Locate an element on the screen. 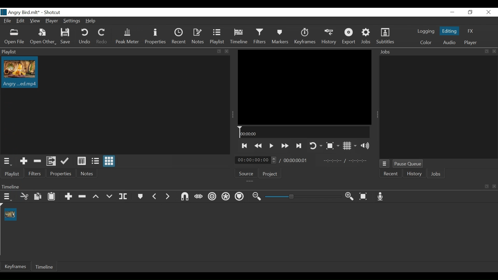  Project is located at coordinates (270, 174).